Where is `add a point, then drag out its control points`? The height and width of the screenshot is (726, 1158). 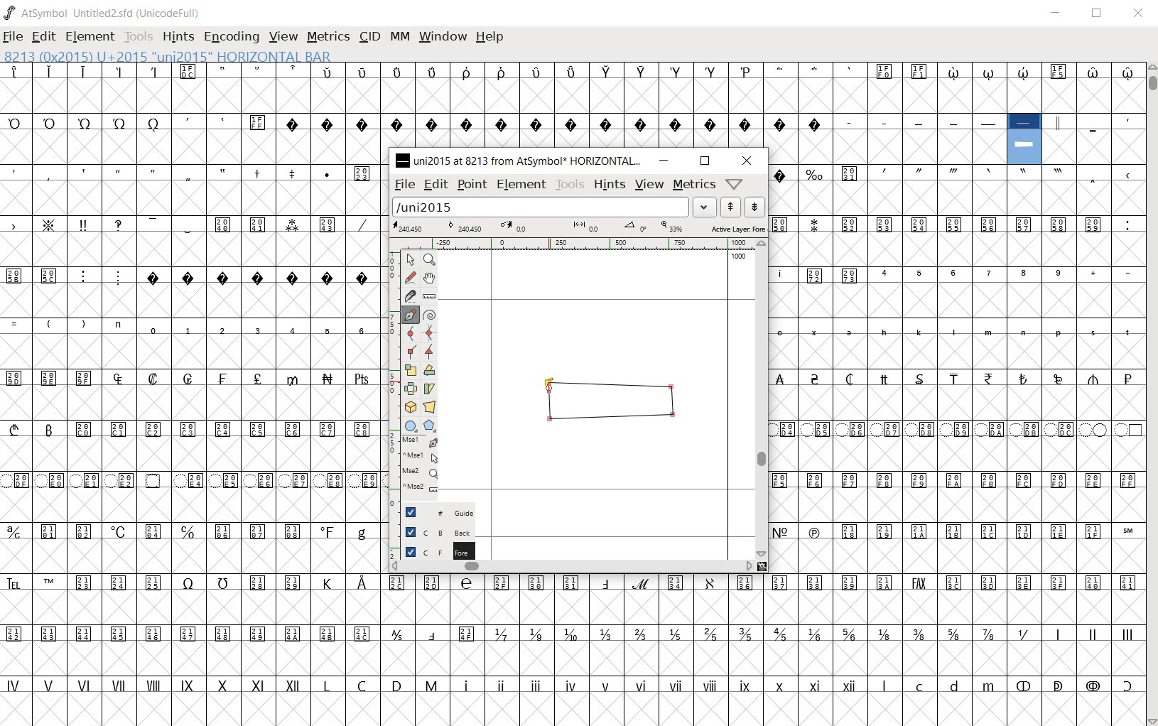 add a point, then drag out its control points is located at coordinates (408, 313).